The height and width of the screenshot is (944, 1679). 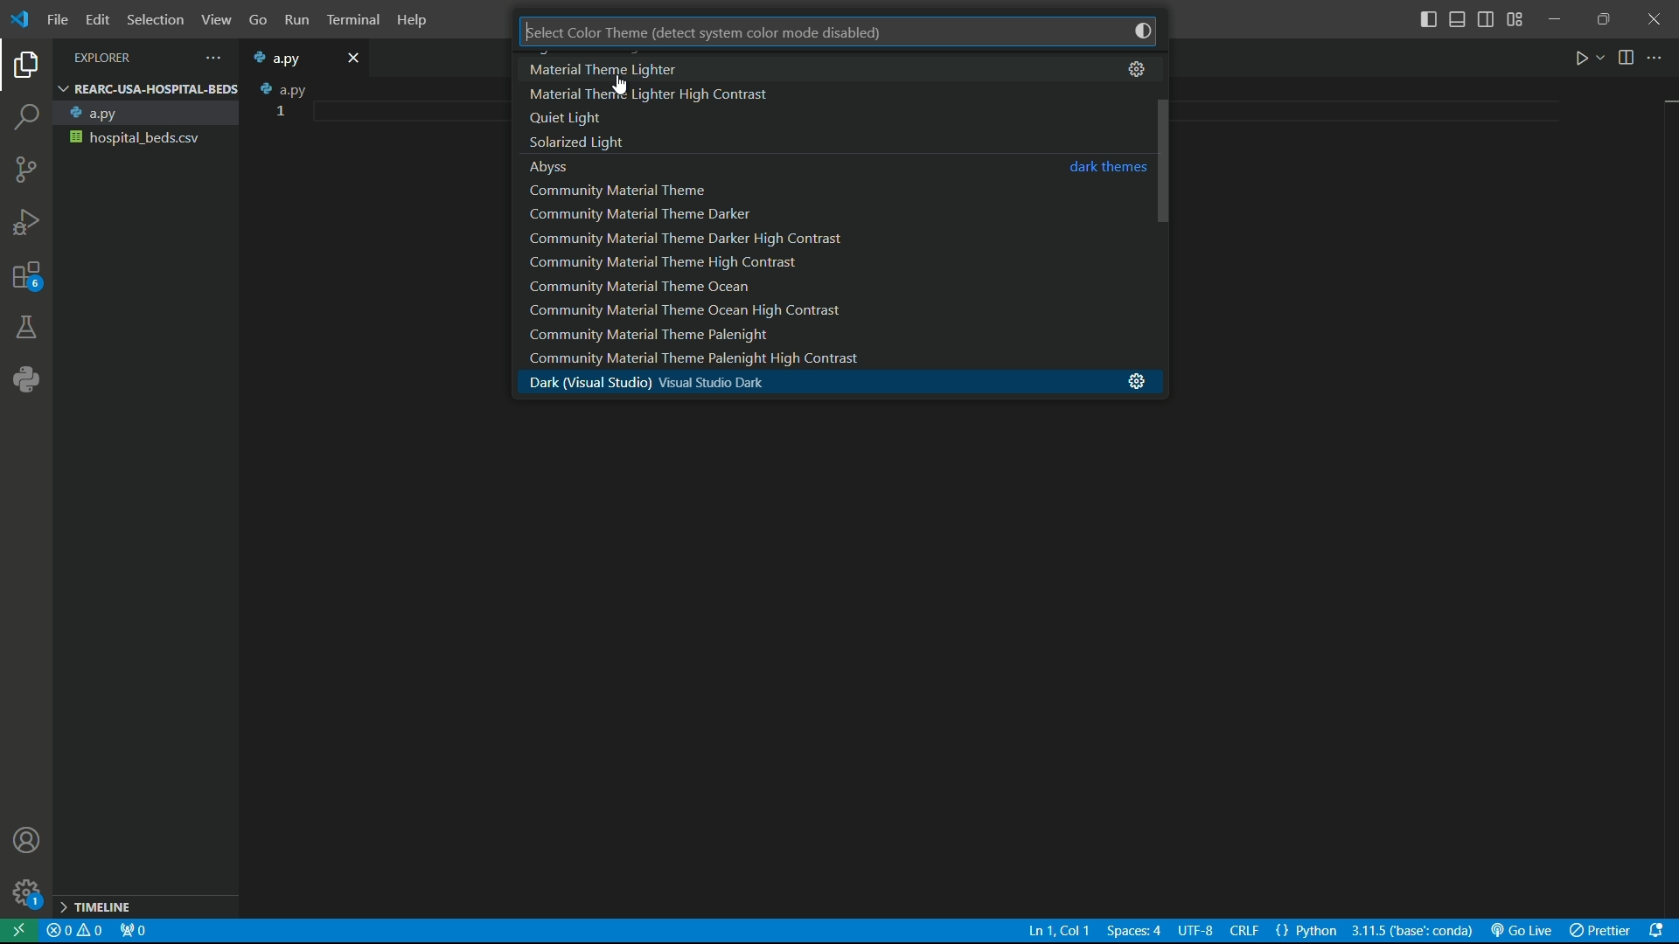 What do you see at coordinates (354, 21) in the screenshot?
I see `terminal menu` at bounding box center [354, 21].